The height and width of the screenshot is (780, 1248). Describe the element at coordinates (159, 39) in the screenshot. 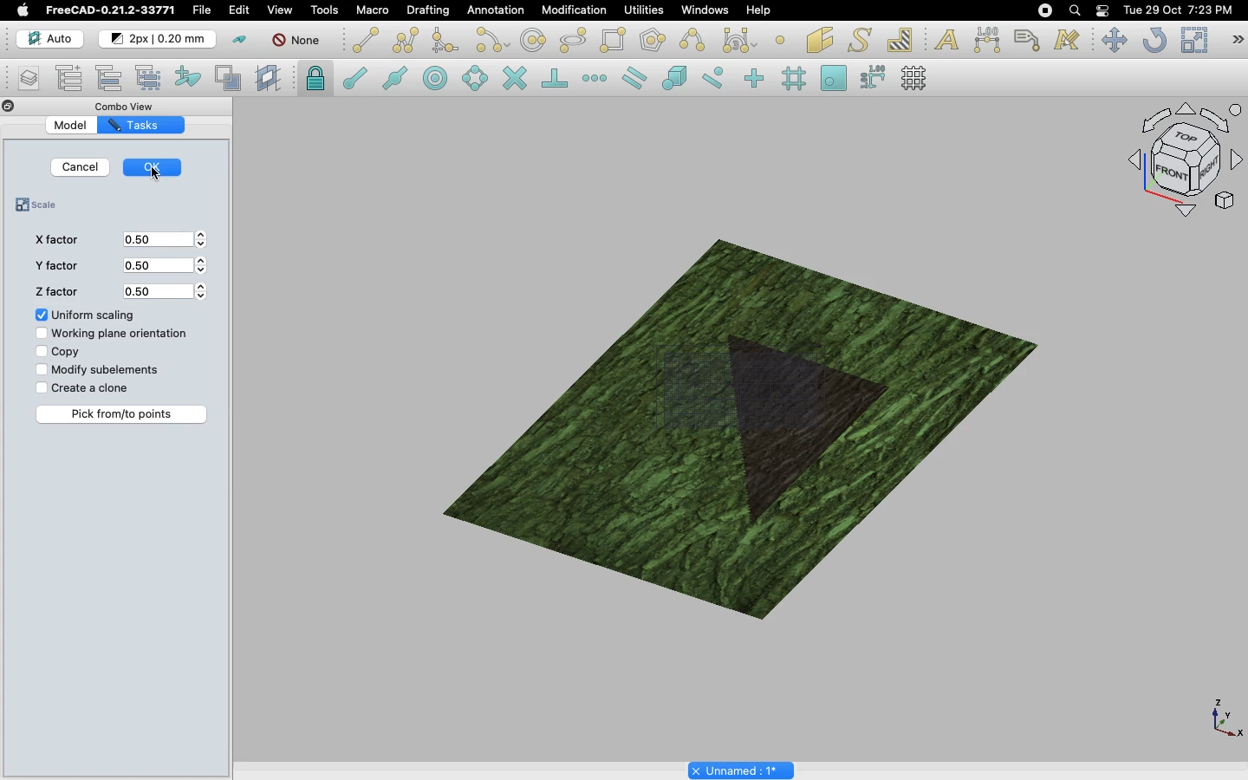

I see `Change default style for new objects` at that location.